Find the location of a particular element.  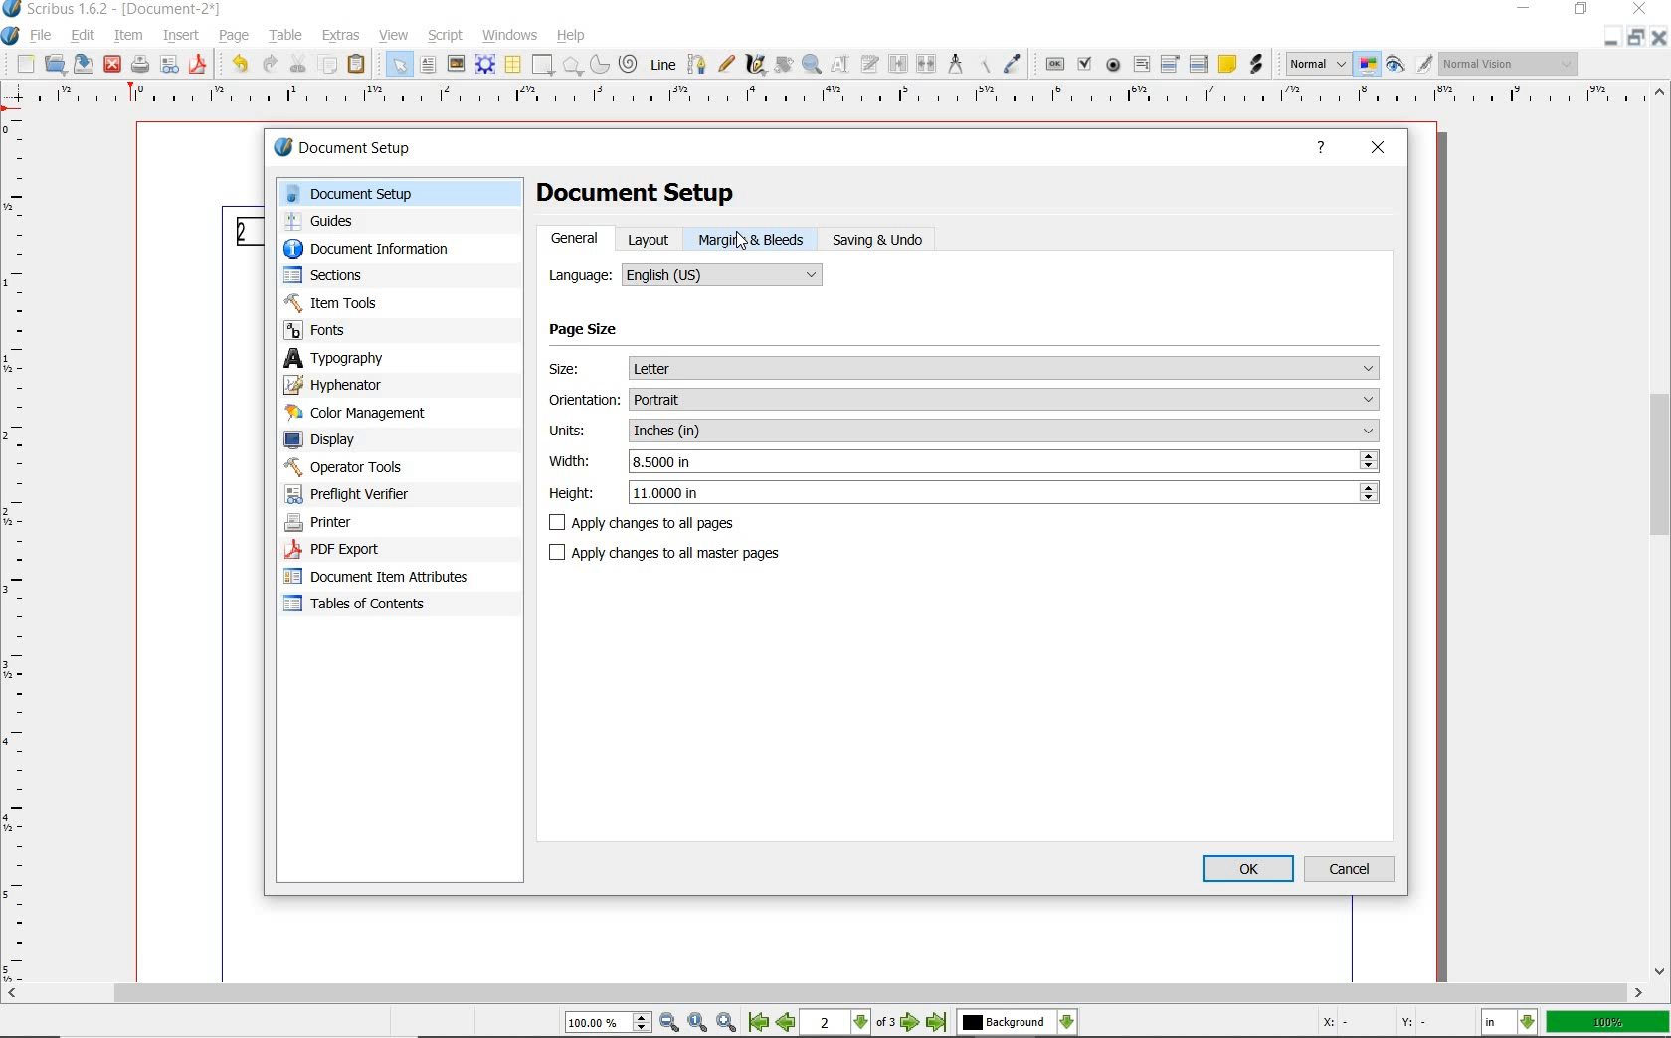

windows is located at coordinates (510, 34).